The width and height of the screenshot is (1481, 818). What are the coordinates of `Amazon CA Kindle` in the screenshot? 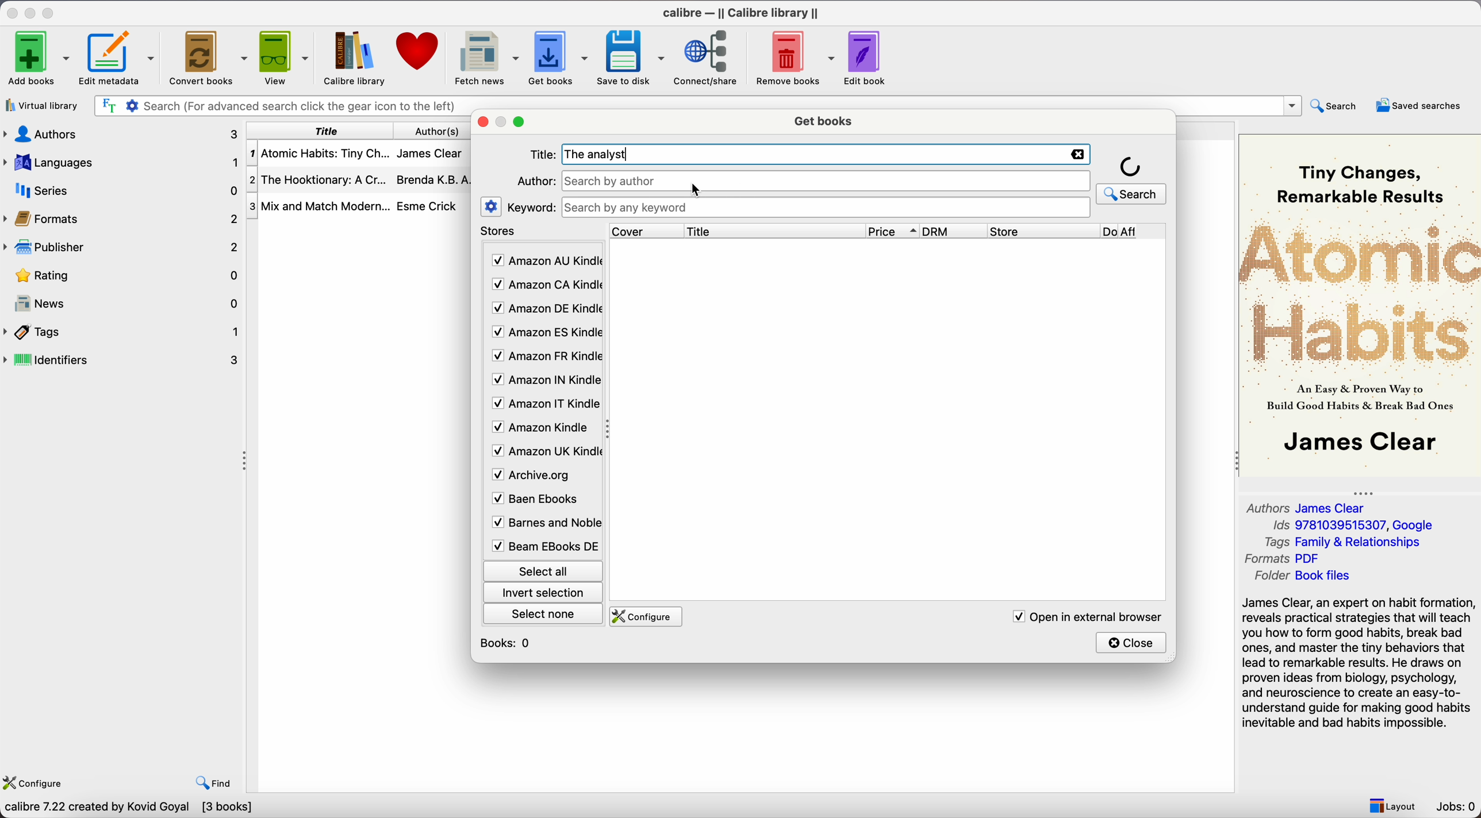 It's located at (545, 285).